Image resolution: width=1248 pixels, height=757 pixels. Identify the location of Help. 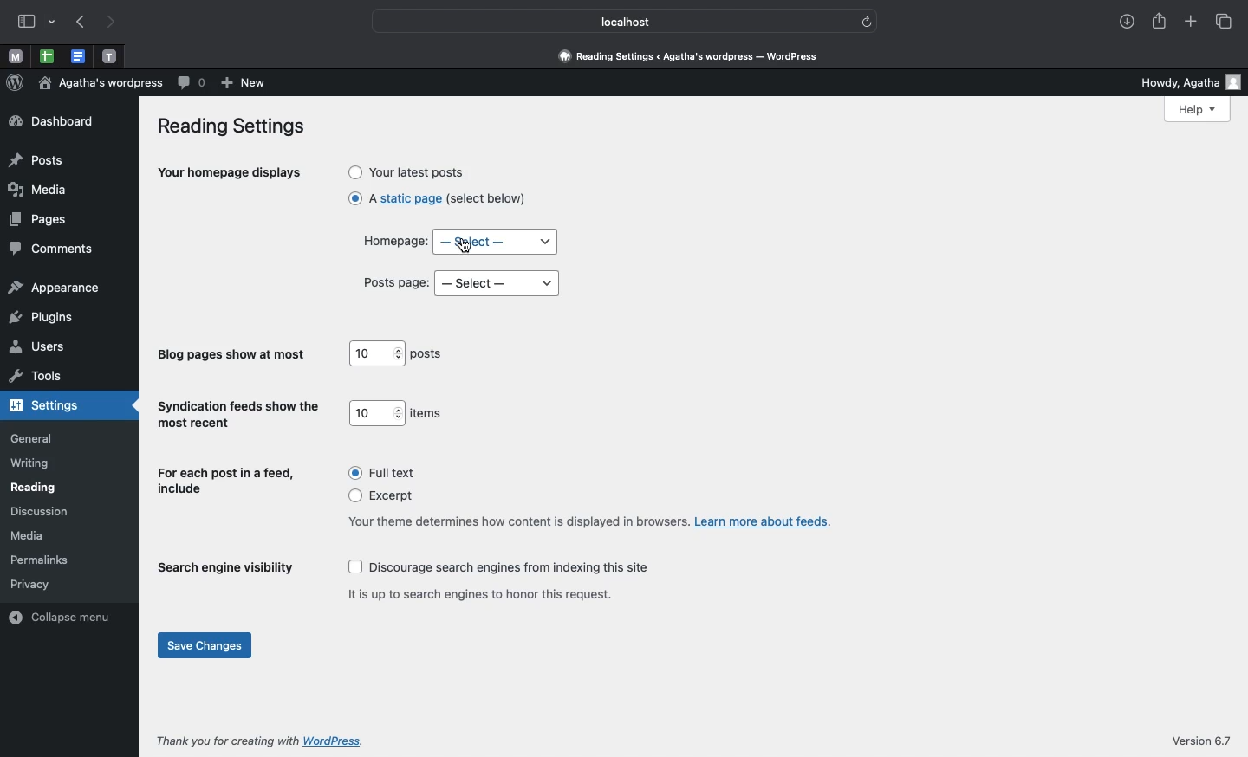
(1200, 110).